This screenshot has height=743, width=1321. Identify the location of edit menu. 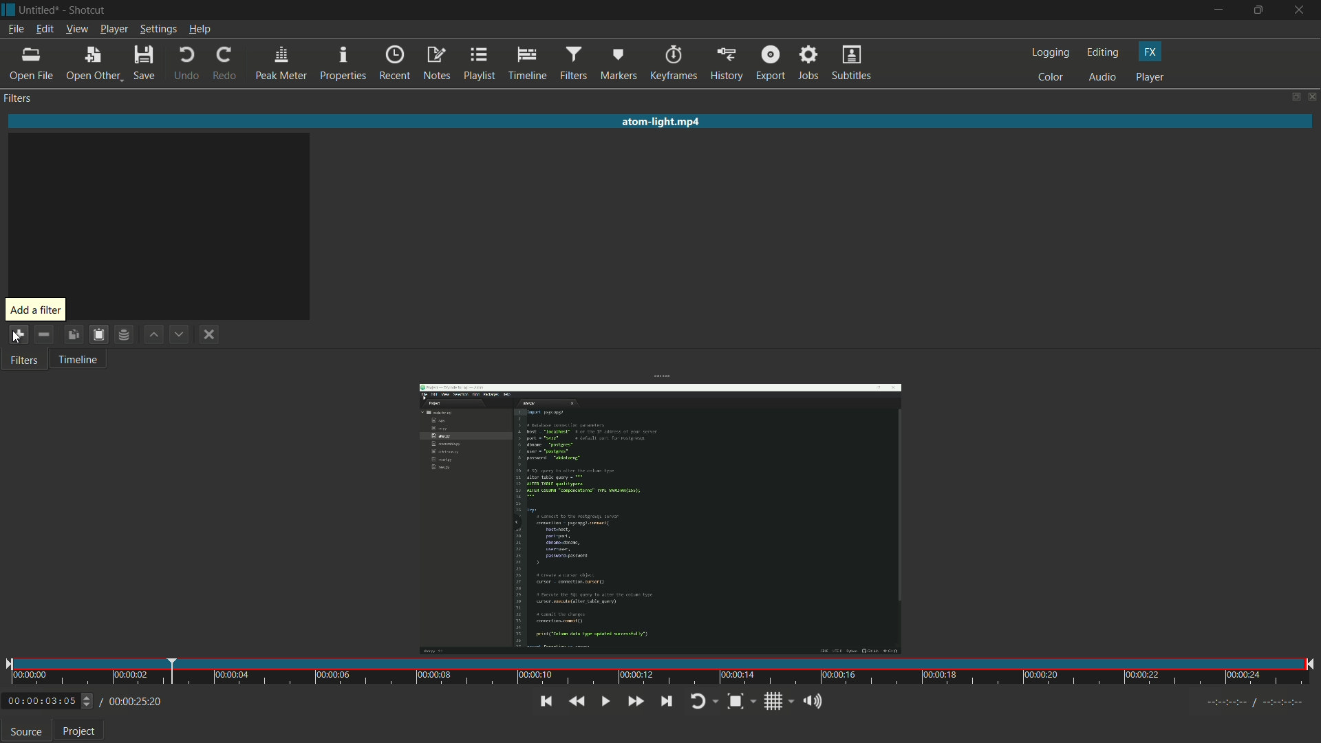
(43, 30).